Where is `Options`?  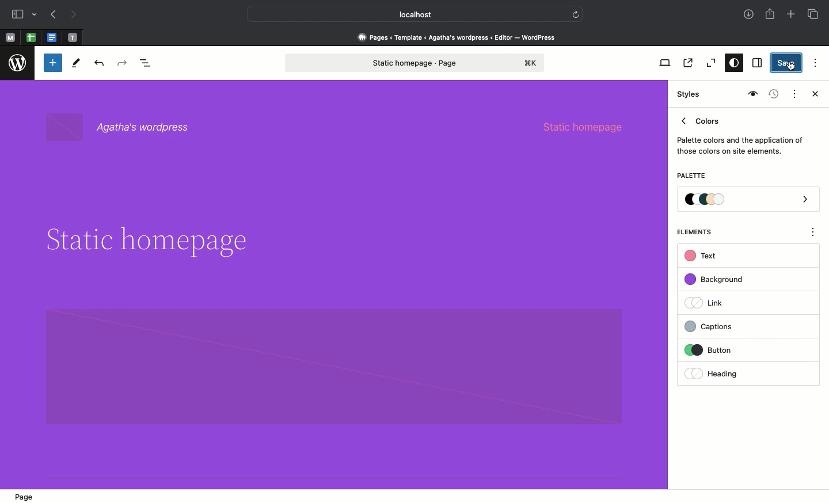
Options is located at coordinates (814, 61).